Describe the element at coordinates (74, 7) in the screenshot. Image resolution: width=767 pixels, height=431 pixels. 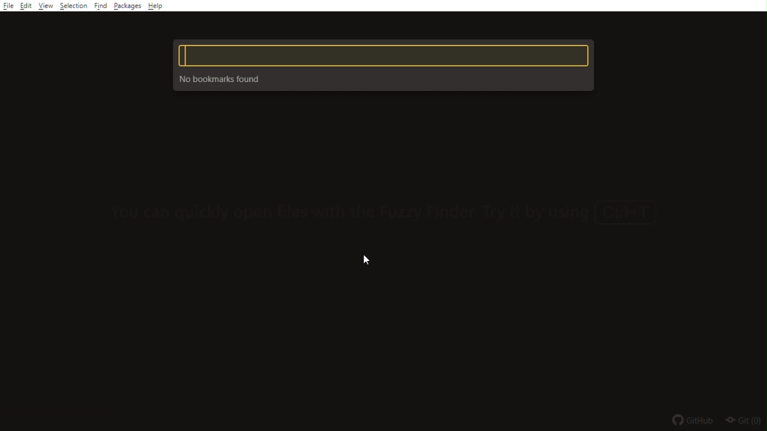
I see `Selection` at that location.